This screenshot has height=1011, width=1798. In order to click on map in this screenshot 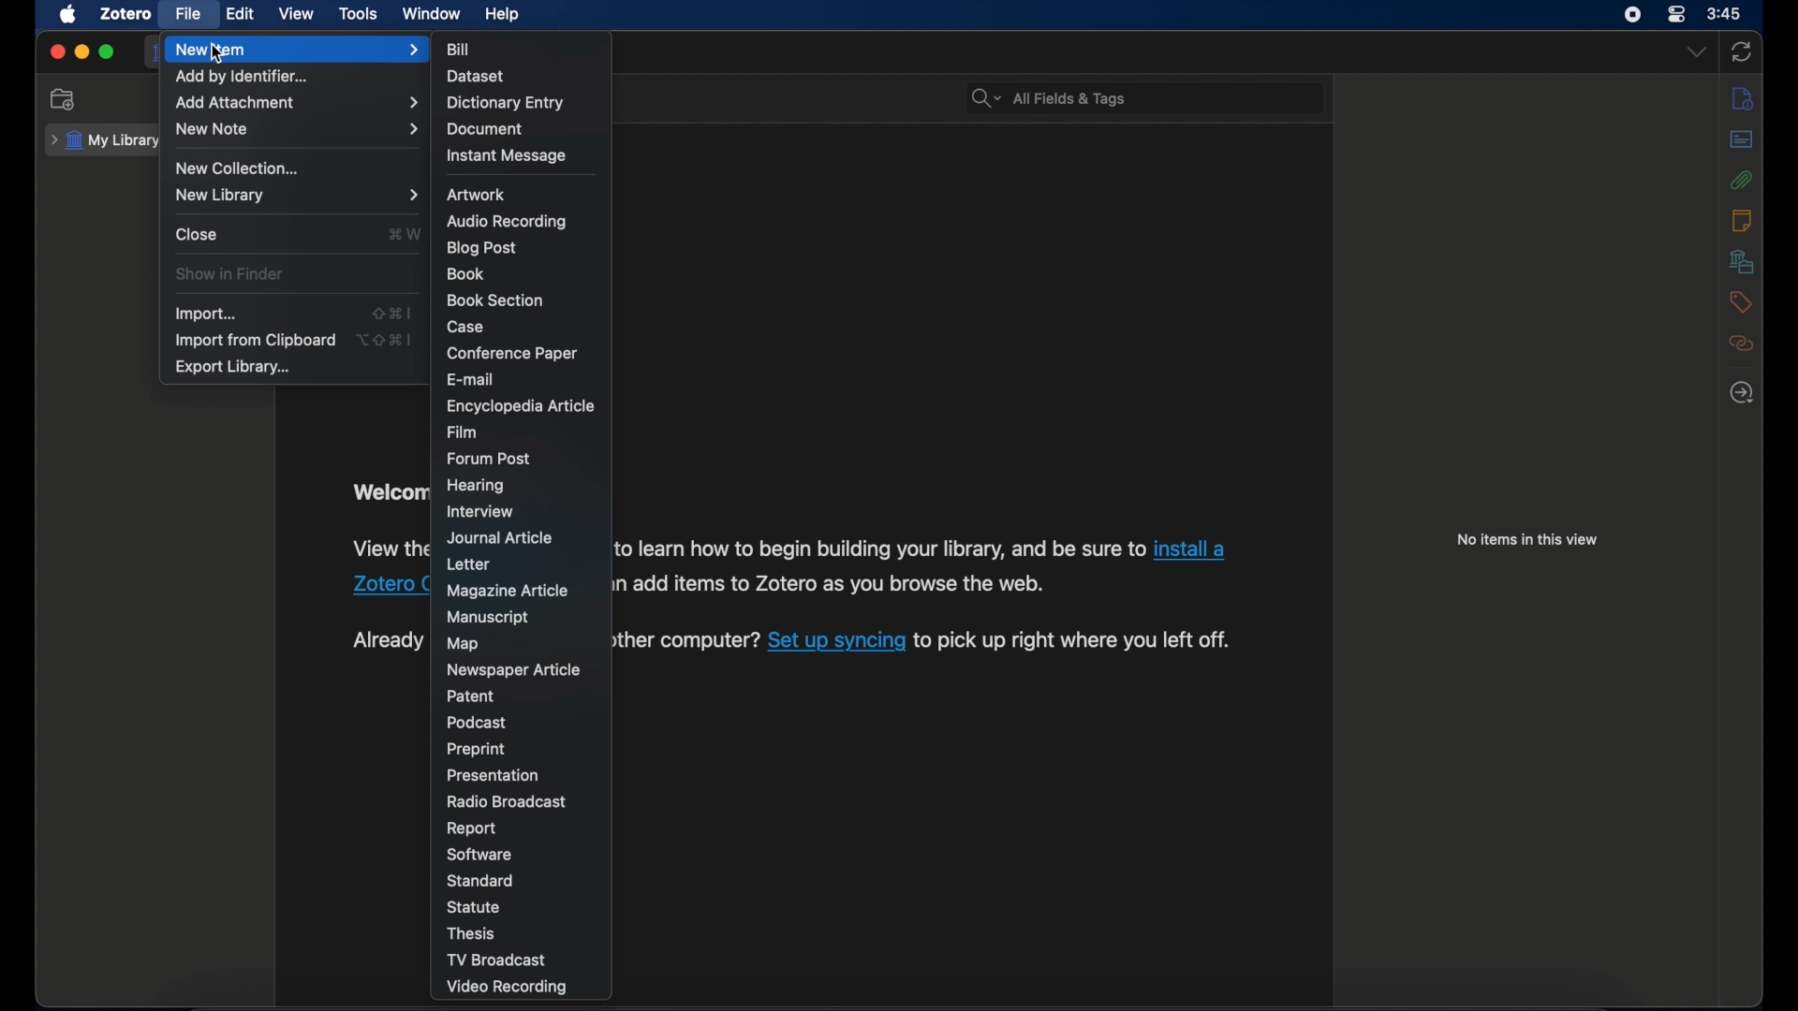, I will do `click(463, 643)`.